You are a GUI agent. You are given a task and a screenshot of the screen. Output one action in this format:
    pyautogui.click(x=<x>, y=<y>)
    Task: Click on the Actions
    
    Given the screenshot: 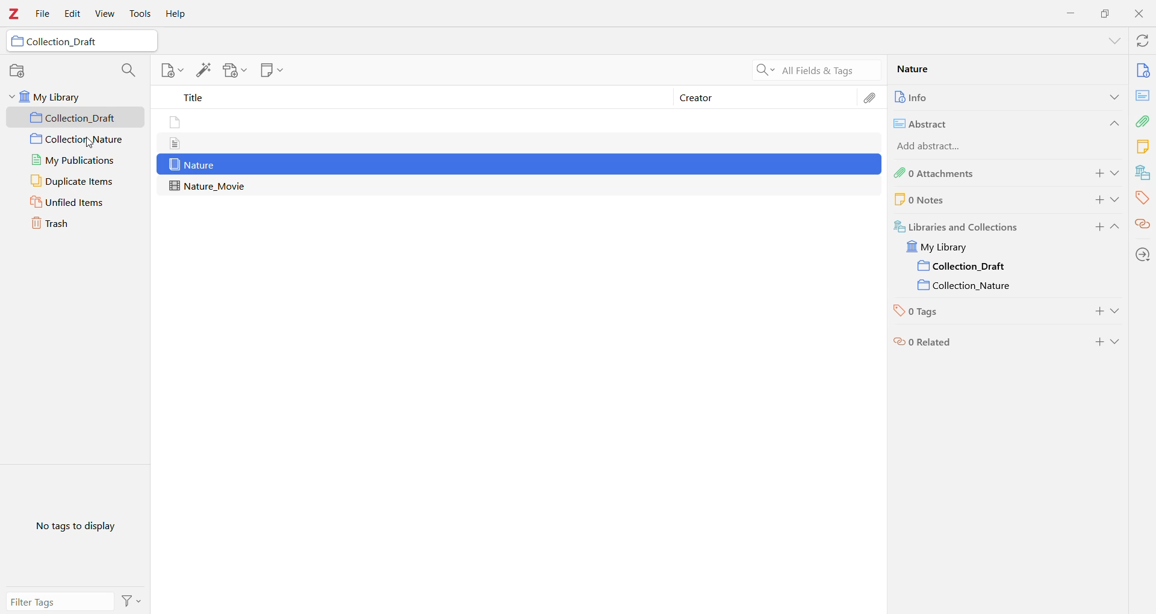 What is the action you would take?
    pyautogui.click(x=131, y=600)
    